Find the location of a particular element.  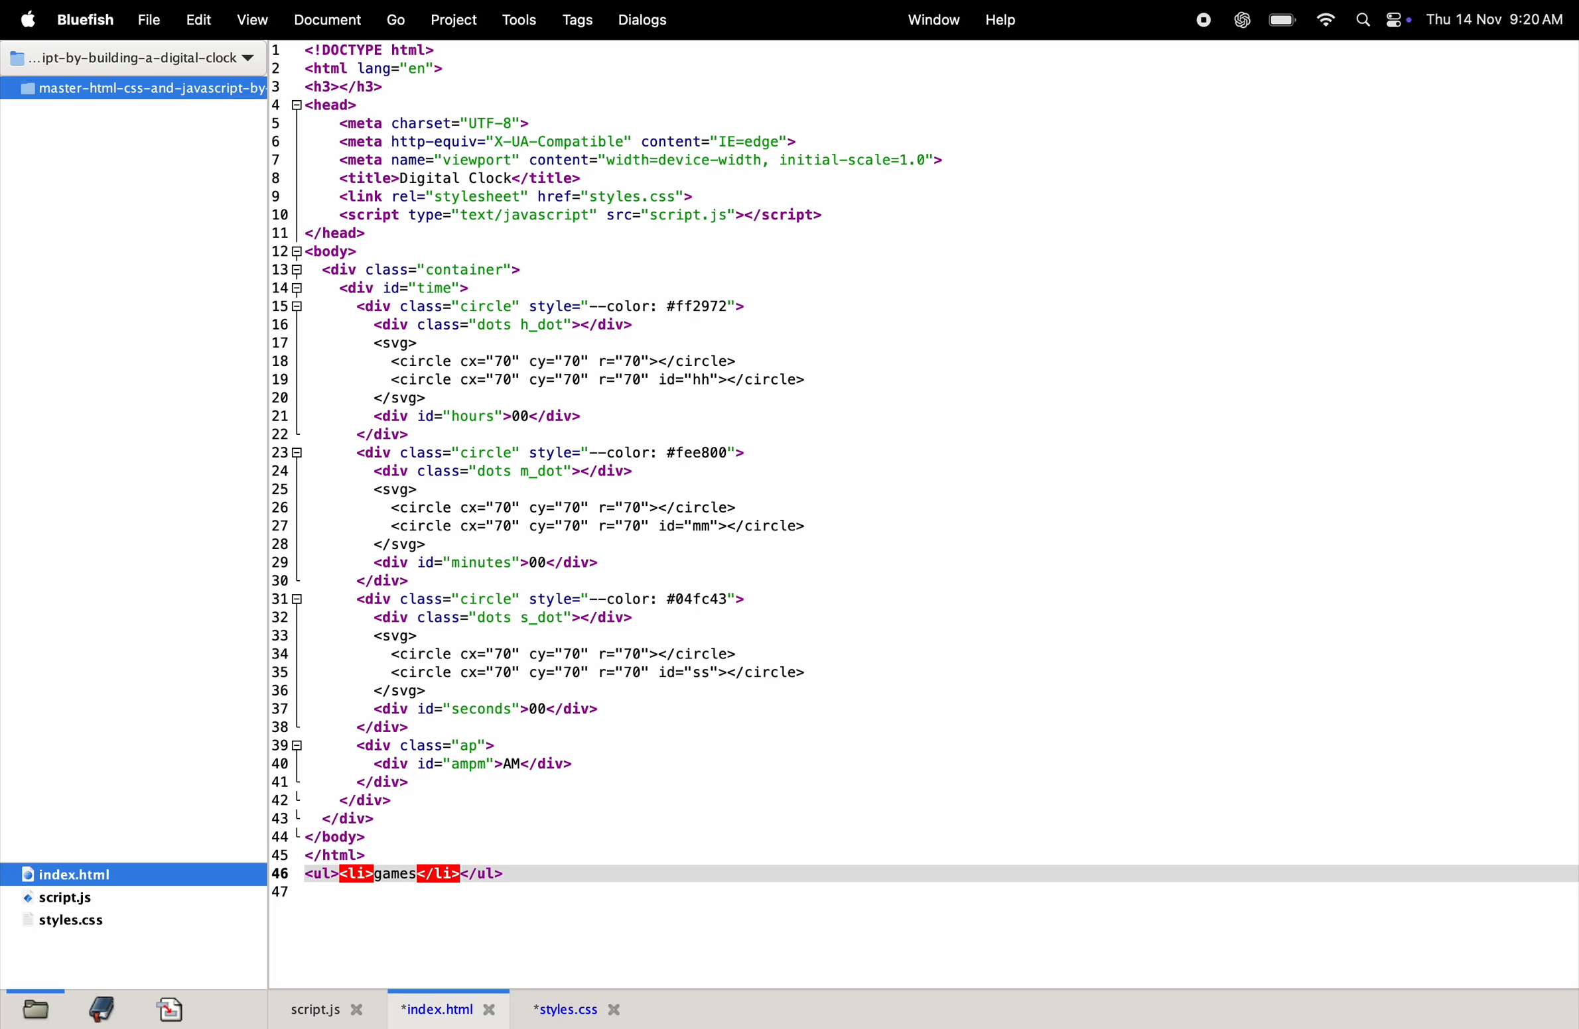

Chatgpt is located at coordinates (1238, 21).